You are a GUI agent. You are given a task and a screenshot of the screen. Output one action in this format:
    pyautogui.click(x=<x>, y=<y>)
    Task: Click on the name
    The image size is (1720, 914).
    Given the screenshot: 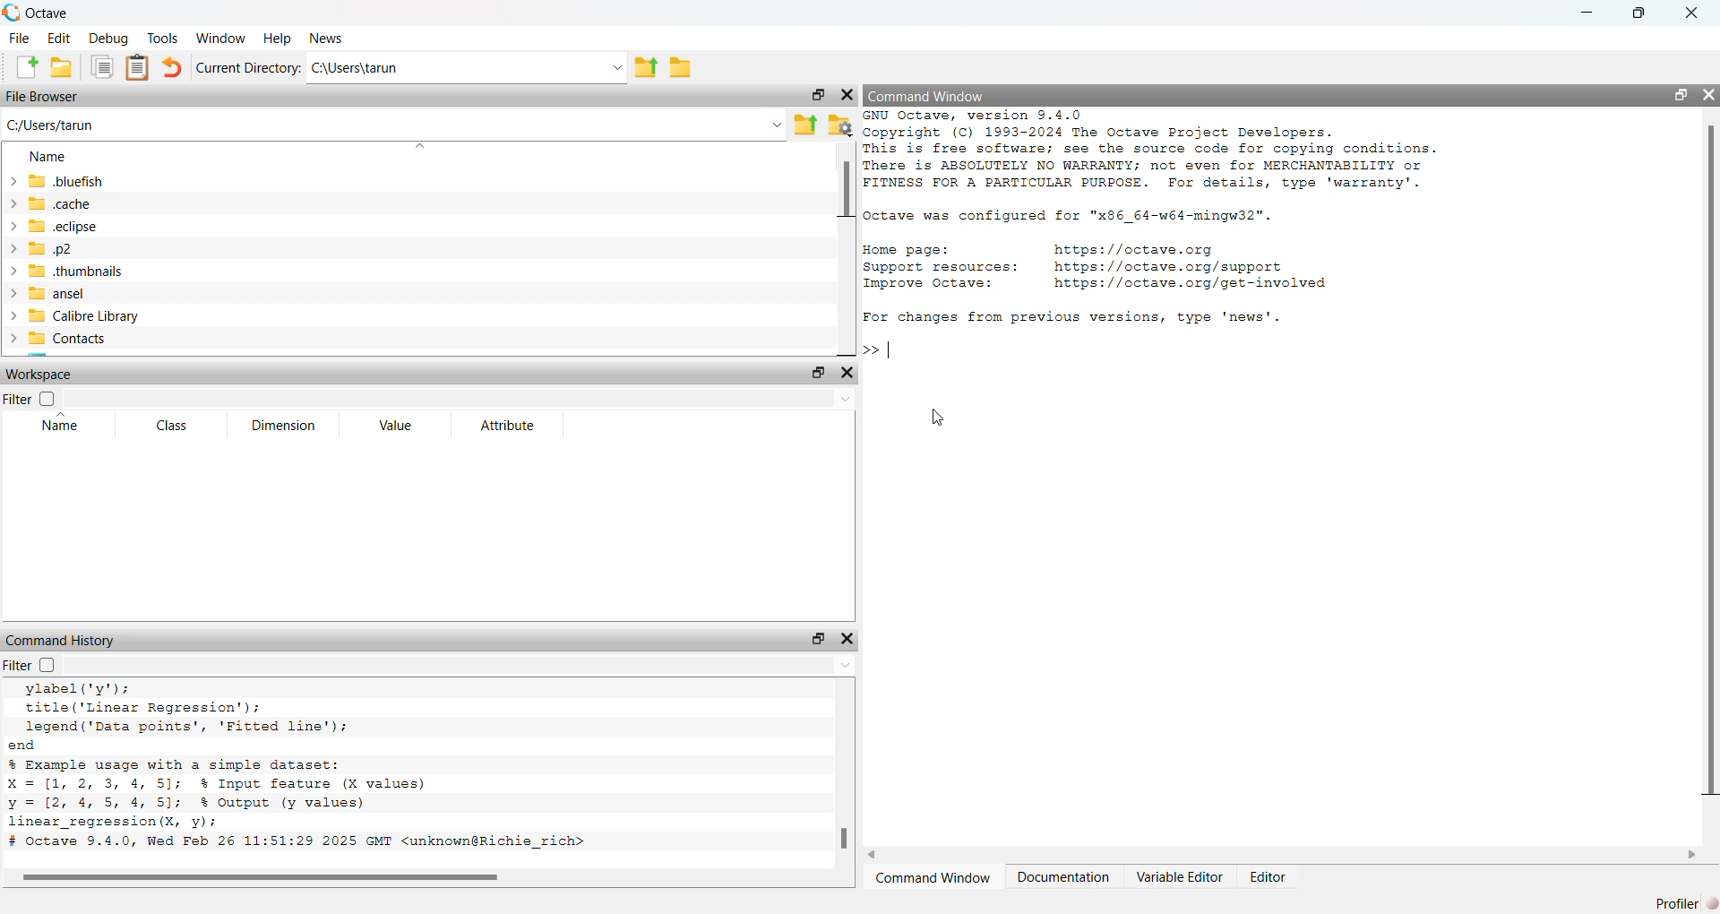 What is the action you would take?
    pyautogui.click(x=53, y=158)
    